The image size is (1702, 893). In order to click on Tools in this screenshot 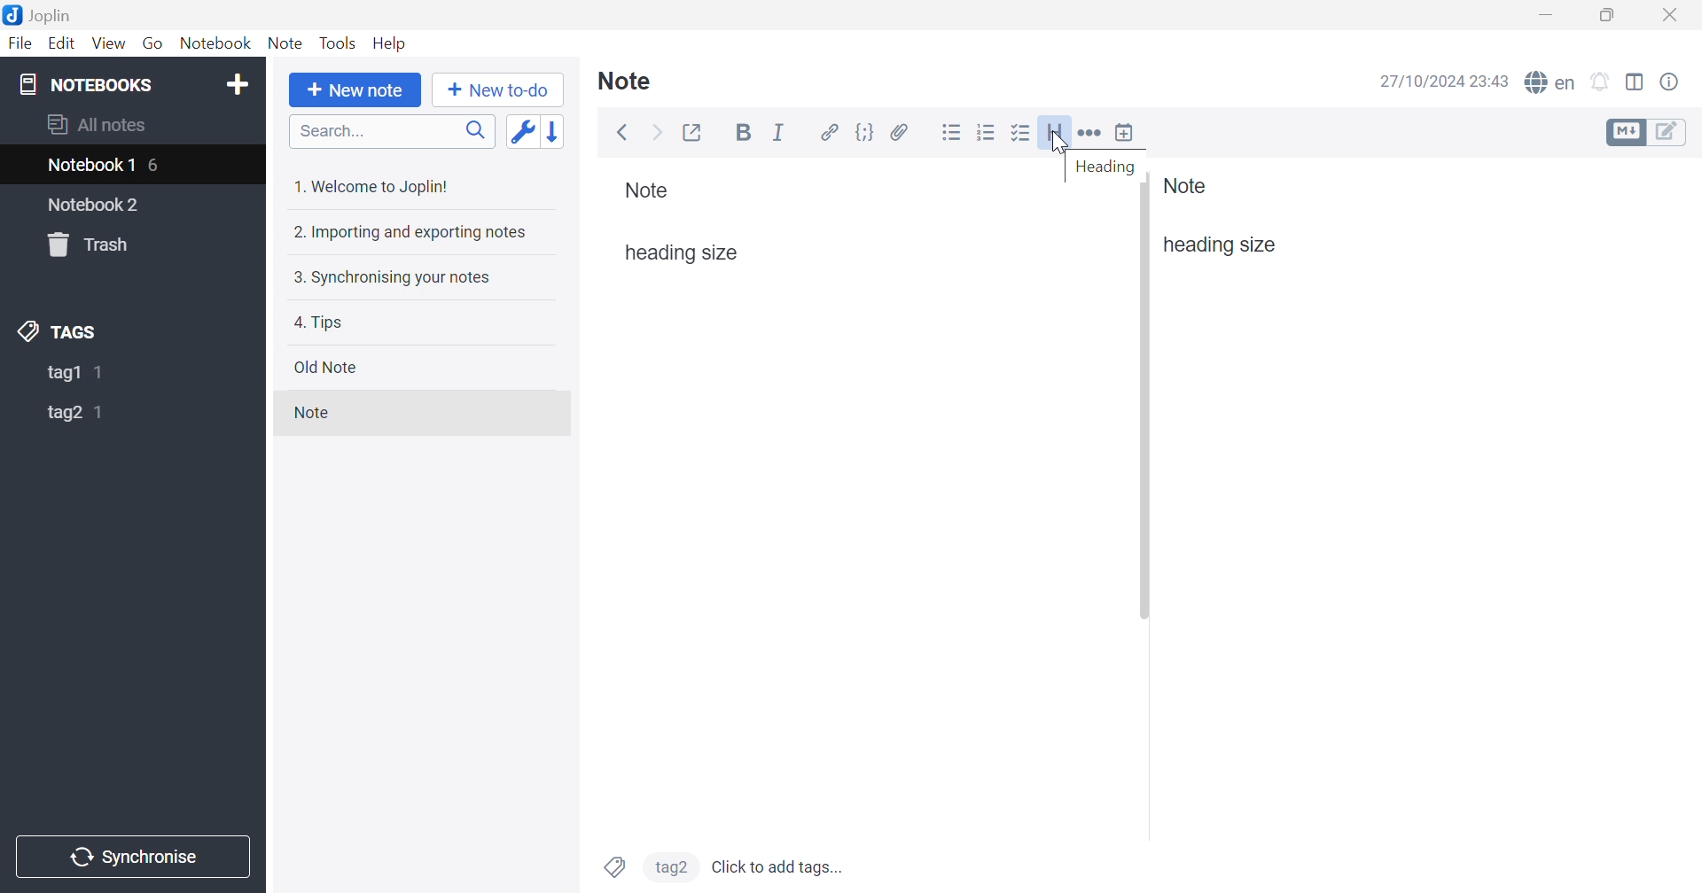, I will do `click(340, 43)`.